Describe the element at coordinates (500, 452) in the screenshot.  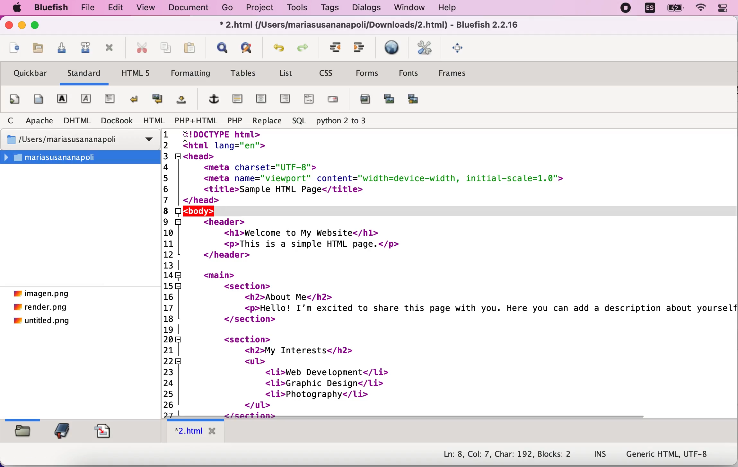
I see `Ln: 8, Col: 7, Char: 192, Blocks: 2` at that location.